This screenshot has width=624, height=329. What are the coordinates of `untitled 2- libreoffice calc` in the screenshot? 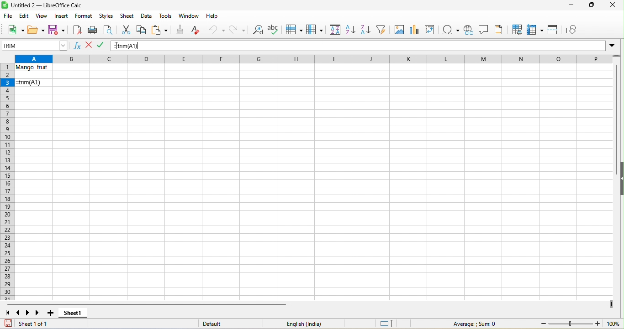 It's located at (45, 5).